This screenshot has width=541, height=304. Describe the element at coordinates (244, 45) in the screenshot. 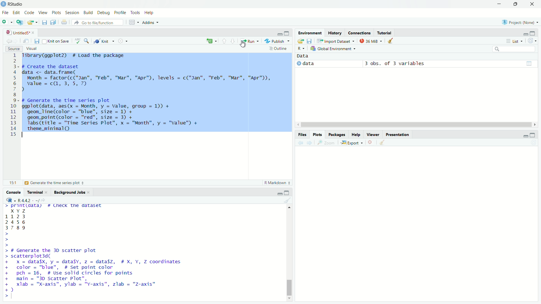

I see `cursor` at that location.